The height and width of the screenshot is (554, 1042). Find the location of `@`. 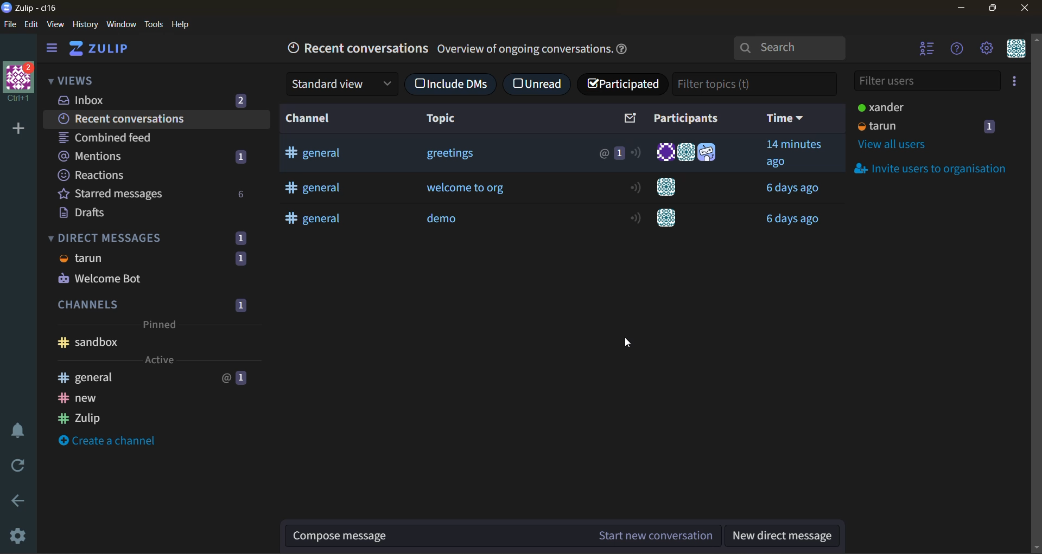

@ is located at coordinates (226, 378).